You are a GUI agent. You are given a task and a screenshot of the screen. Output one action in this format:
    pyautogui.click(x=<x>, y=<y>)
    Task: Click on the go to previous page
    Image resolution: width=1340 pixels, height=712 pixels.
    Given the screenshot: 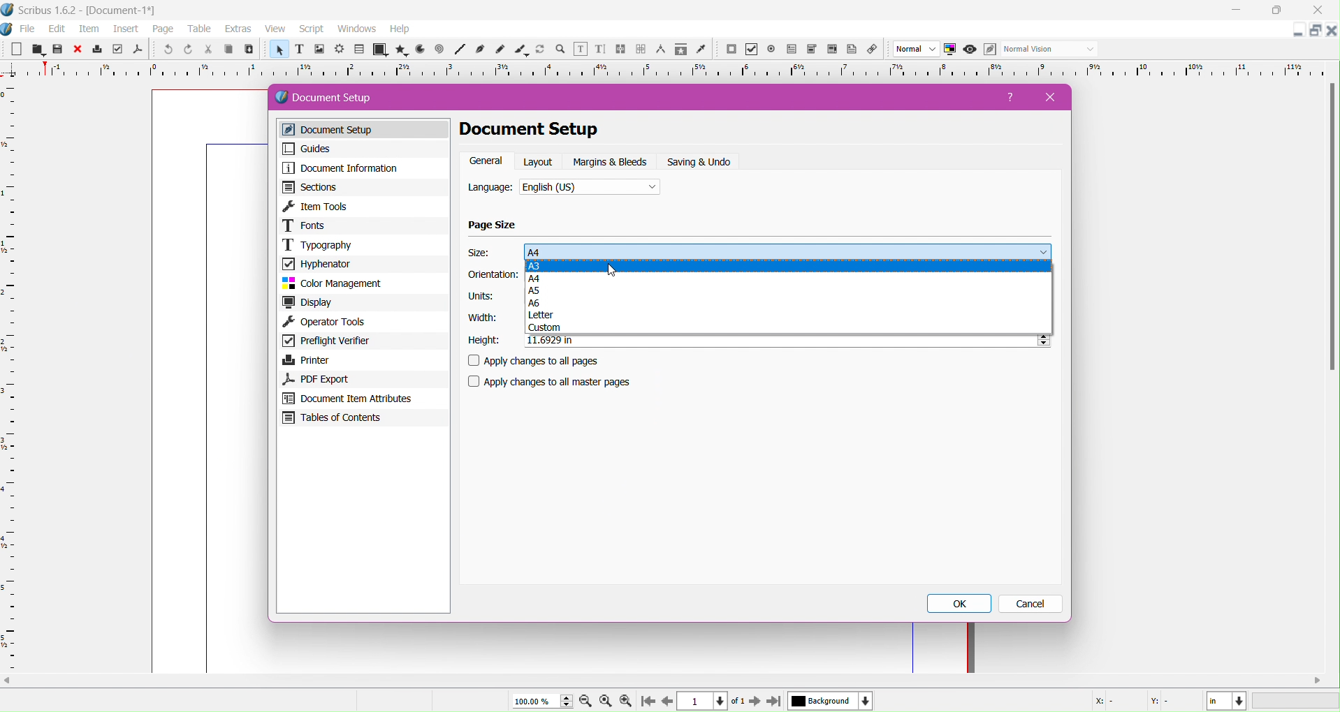 What is the action you would take?
    pyautogui.click(x=667, y=702)
    